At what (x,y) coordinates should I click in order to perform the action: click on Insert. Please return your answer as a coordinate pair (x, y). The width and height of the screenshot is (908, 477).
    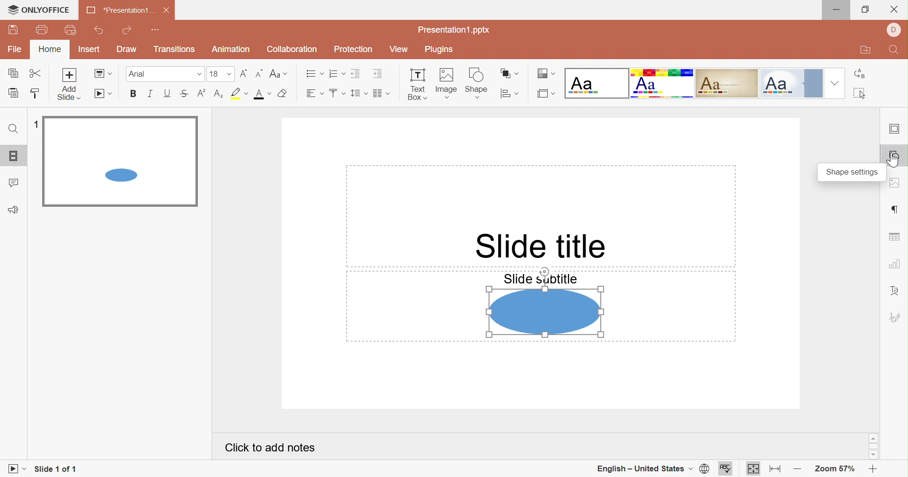
    Looking at the image, I should click on (92, 50).